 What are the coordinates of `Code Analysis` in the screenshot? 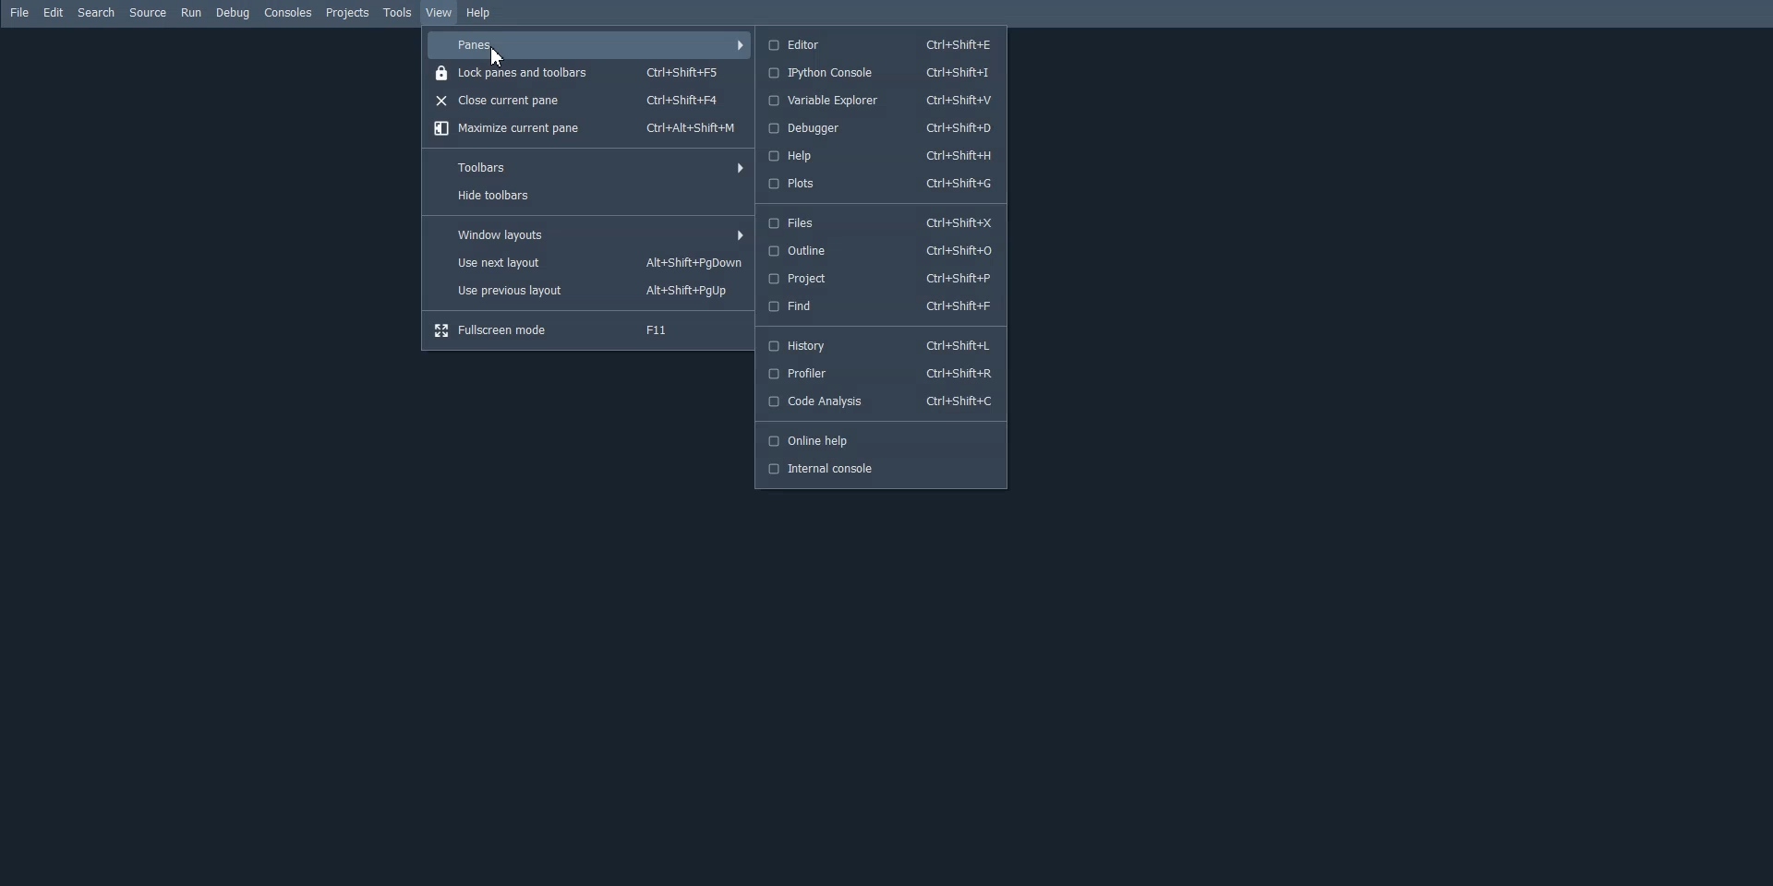 It's located at (880, 402).